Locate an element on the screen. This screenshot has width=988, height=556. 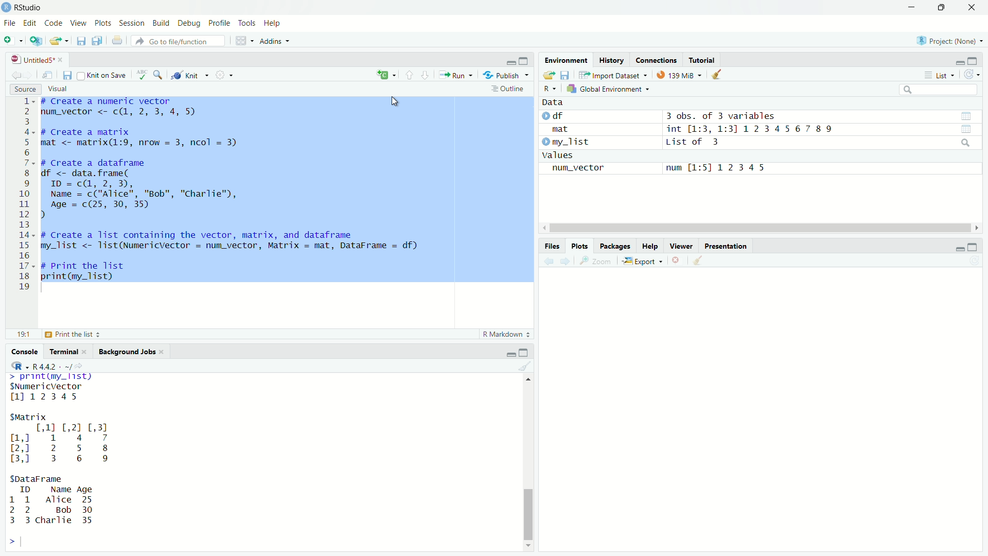
View is located at coordinates (79, 24).